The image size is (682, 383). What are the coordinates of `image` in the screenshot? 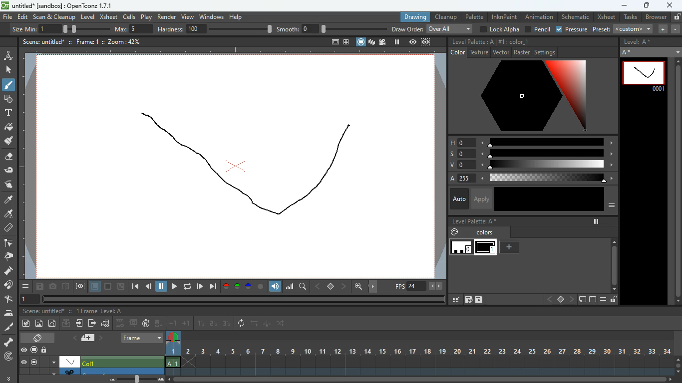 It's located at (39, 324).